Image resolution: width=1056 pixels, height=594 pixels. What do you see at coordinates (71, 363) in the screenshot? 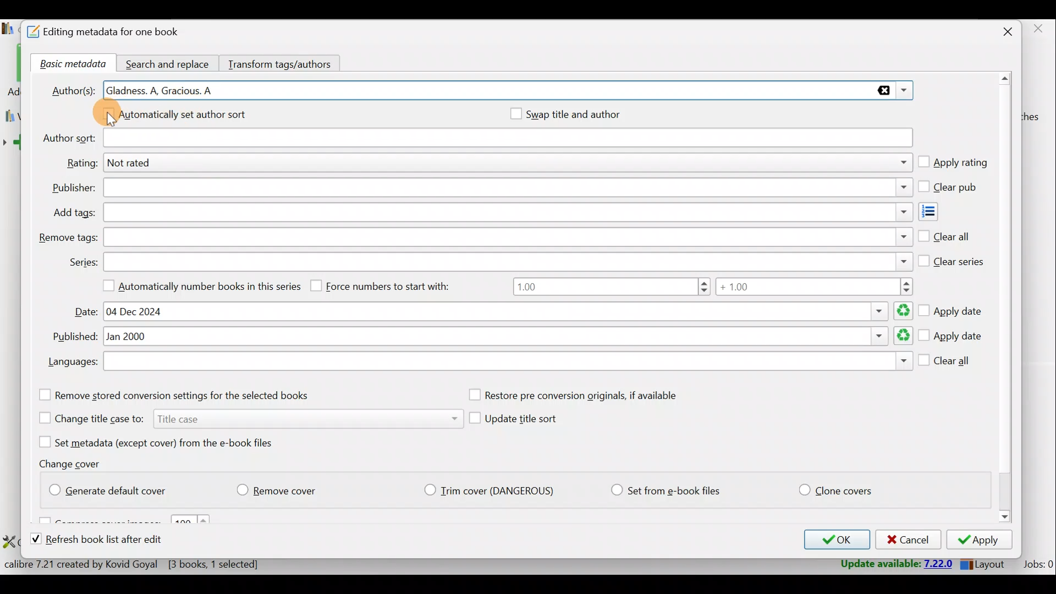
I see `Languages:` at bounding box center [71, 363].